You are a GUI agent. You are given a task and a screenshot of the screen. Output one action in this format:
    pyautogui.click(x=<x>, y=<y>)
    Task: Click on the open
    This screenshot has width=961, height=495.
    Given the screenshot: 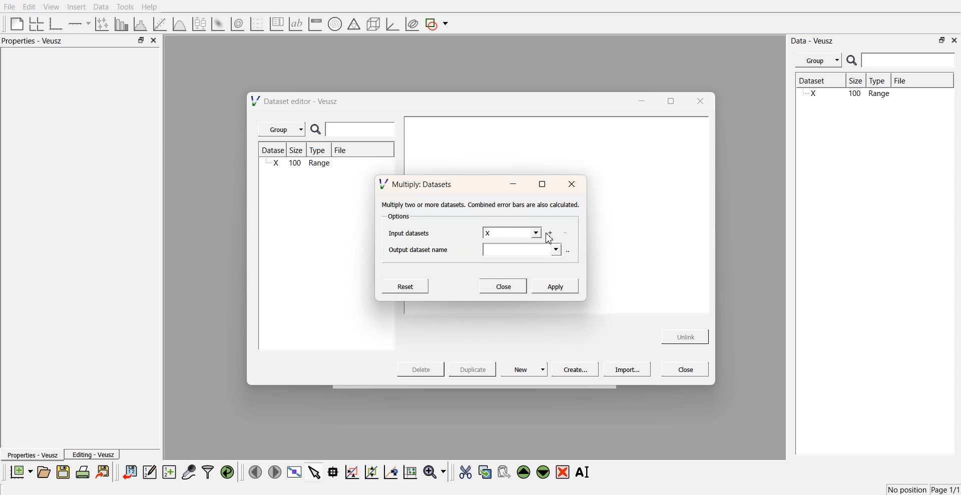 What is the action you would take?
    pyautogui.click(x=44, y=472)
    